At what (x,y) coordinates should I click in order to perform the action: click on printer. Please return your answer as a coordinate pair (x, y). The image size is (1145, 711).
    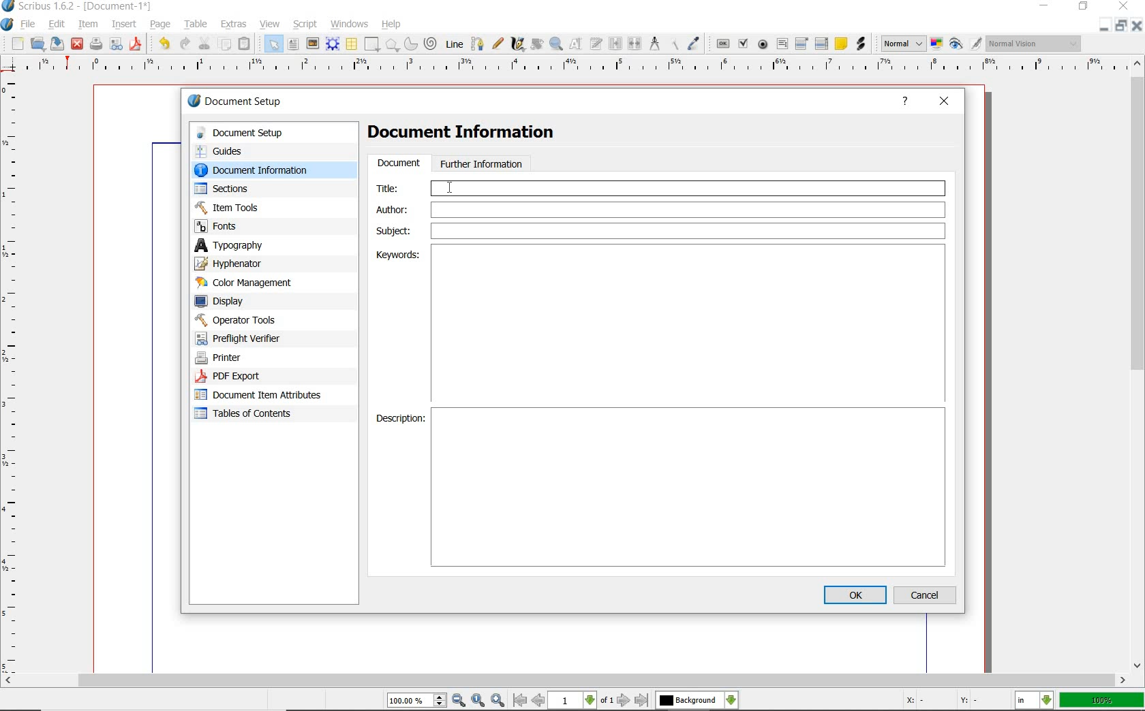
    Looking at the image, I should click on (251, 358).